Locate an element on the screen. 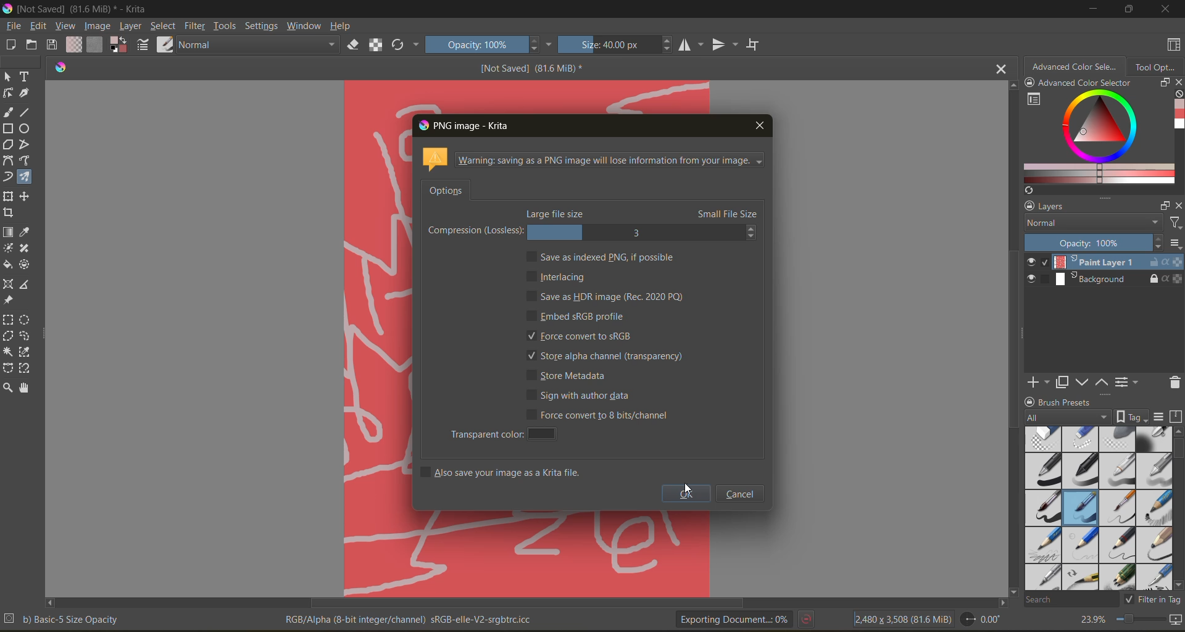 The height and width of the screenshot is (632, 1185). close tab is located at coordinates (1002, 68).